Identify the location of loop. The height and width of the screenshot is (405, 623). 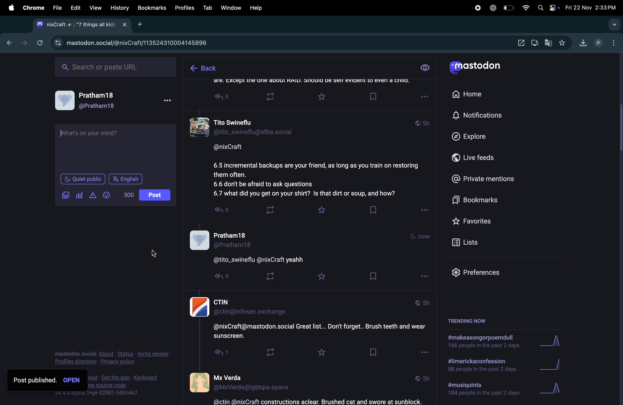
(270, 277).